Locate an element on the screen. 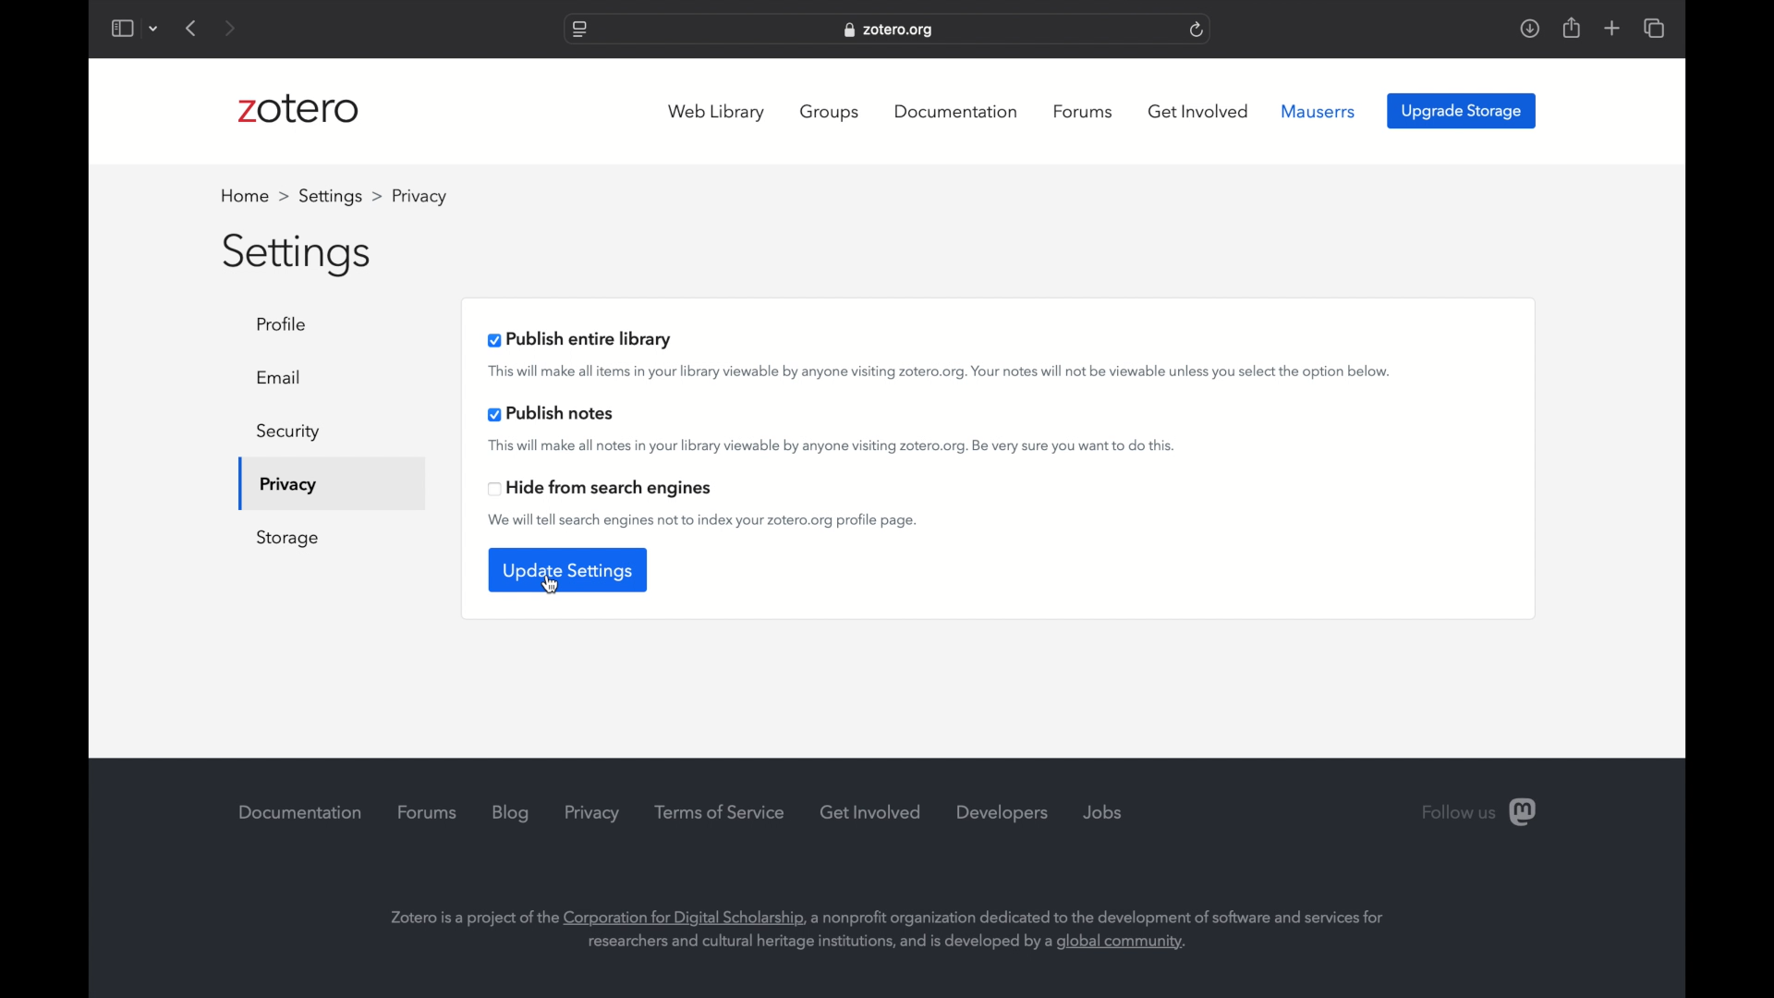 The height and width of the screenshot is (998, 1774). this will make all items in your library viewable is located at coordinates (942, 372).